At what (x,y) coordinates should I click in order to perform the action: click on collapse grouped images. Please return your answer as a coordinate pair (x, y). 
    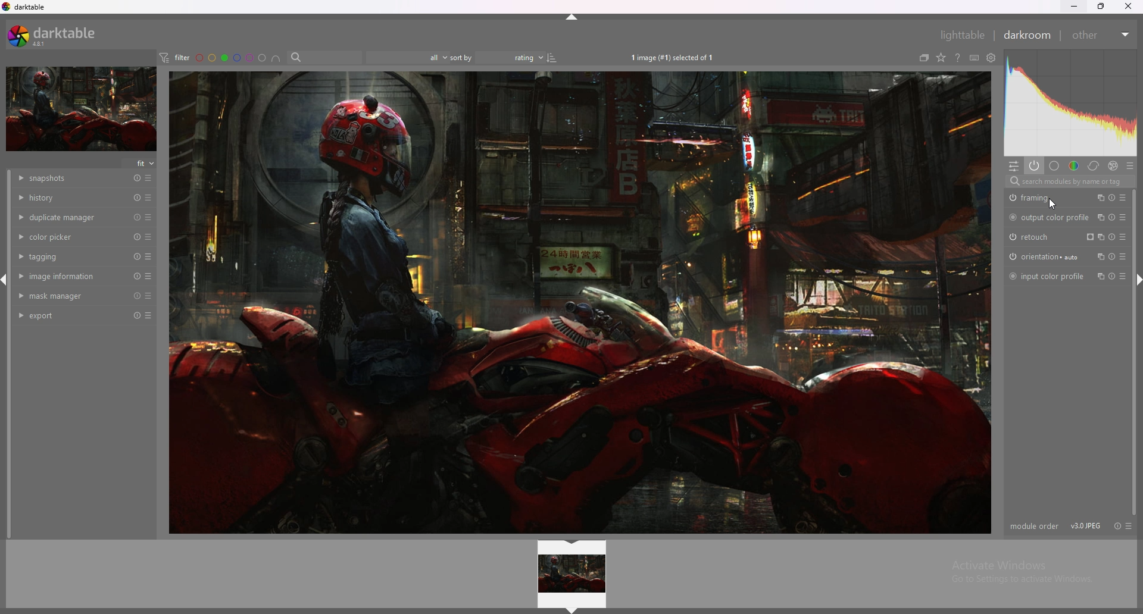
    Looking at the image, I should click on (924, 58).